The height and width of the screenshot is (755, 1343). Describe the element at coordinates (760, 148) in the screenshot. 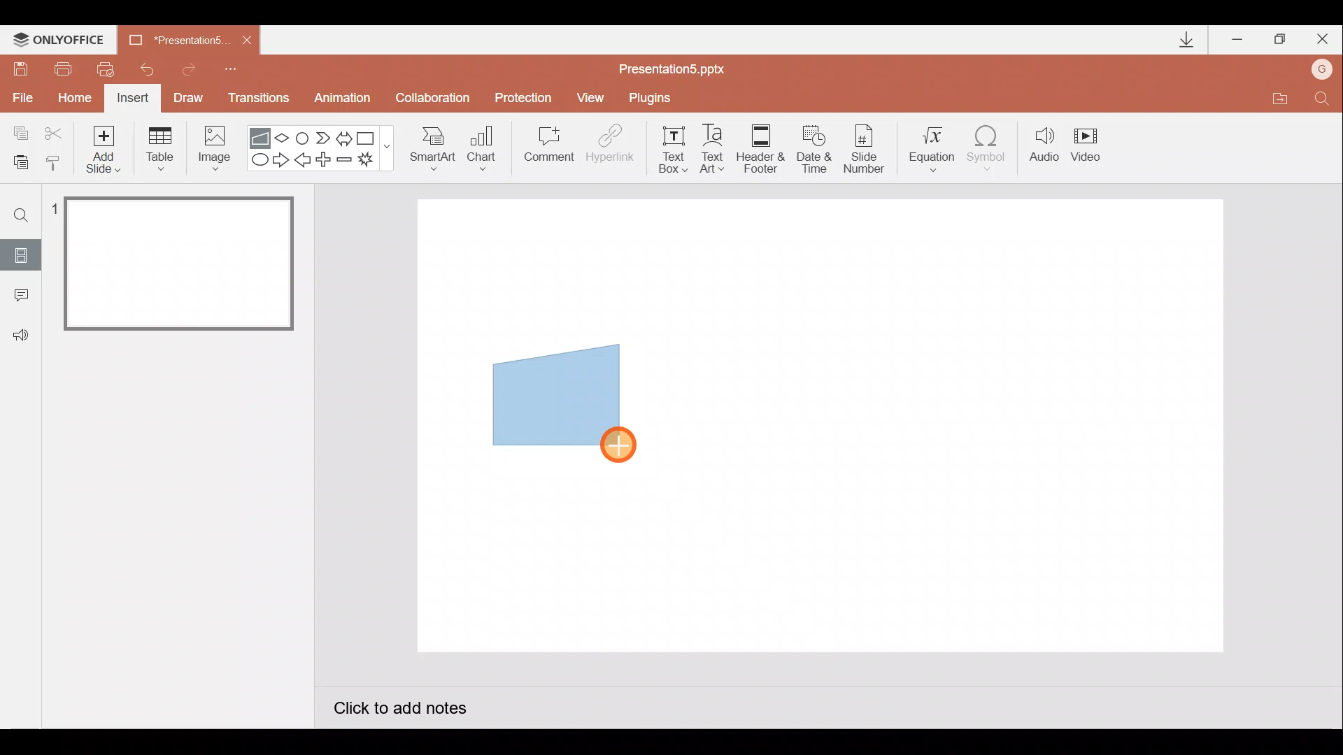

I see `Header & footer` at that location.